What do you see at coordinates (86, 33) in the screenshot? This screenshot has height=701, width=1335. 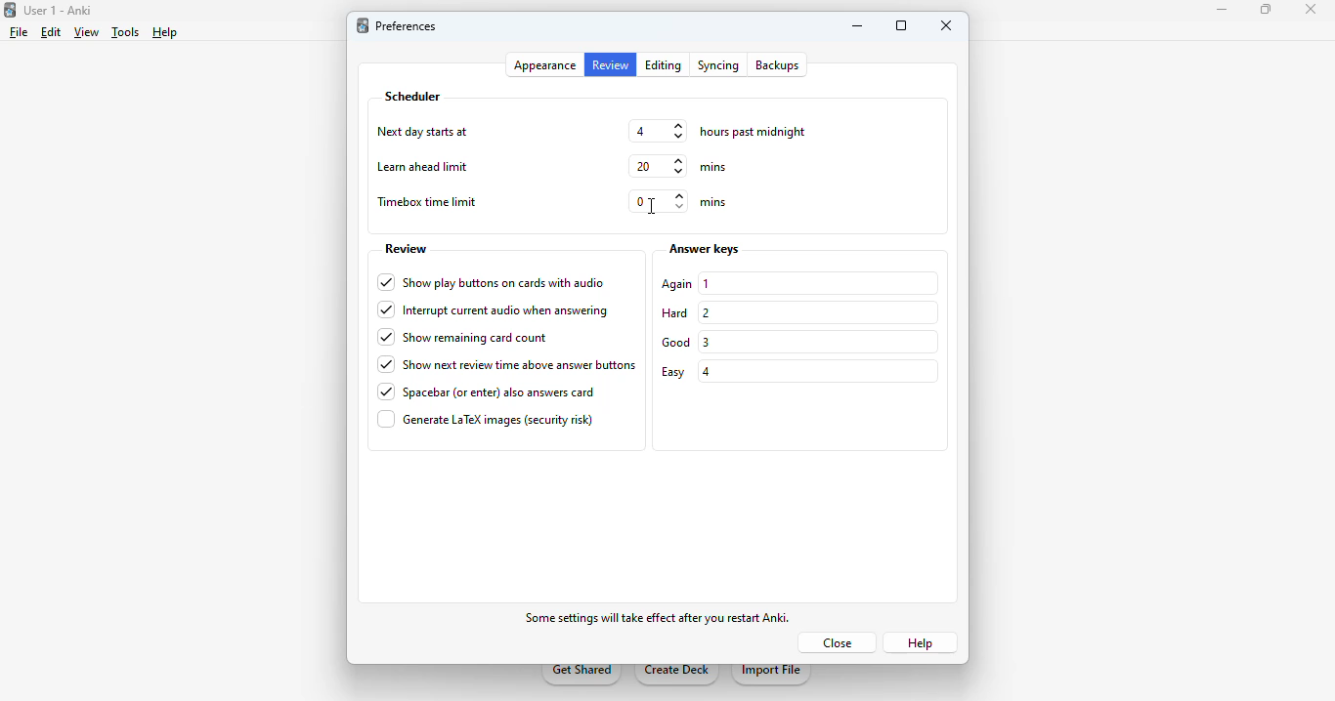 I see `view` at bounding box center [86, 33].